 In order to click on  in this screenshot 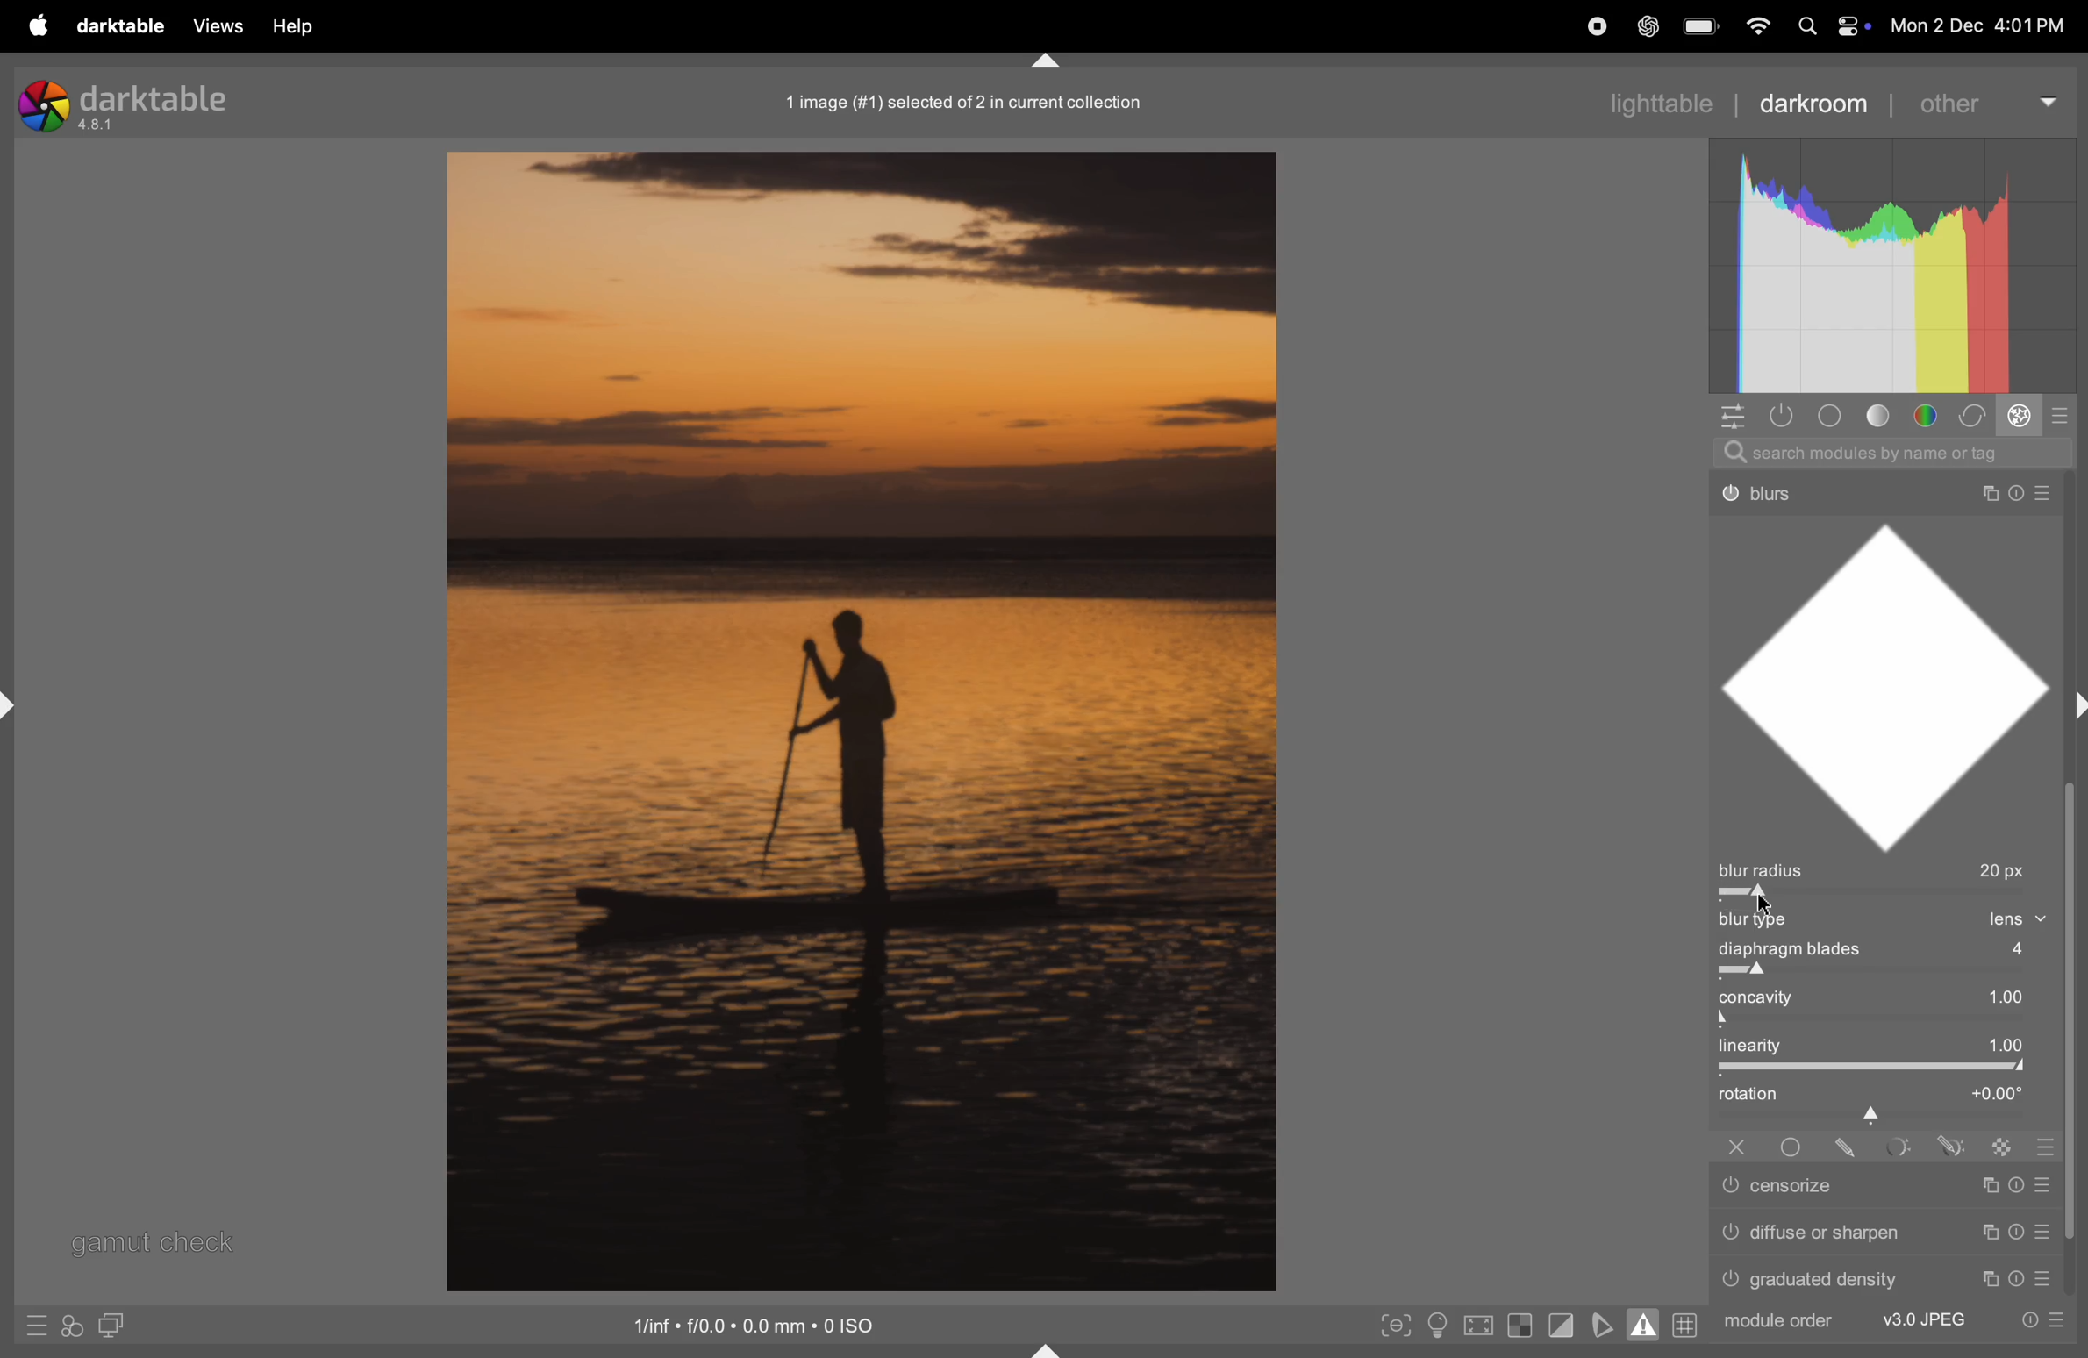, I will do `click(1847, 1147)`.